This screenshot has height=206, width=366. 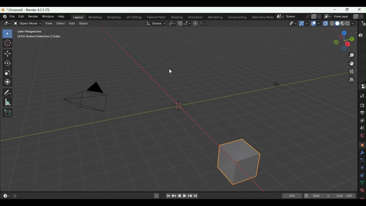 I want to click on Window, so click(x=47, y=16).